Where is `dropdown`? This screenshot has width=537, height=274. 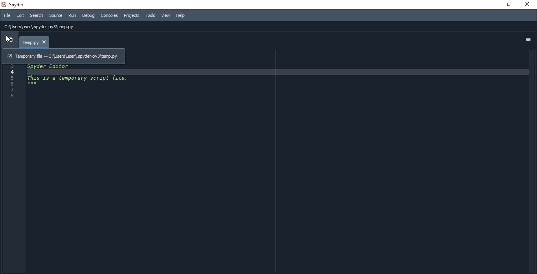
dropdown is located at coordinates (9, 40).